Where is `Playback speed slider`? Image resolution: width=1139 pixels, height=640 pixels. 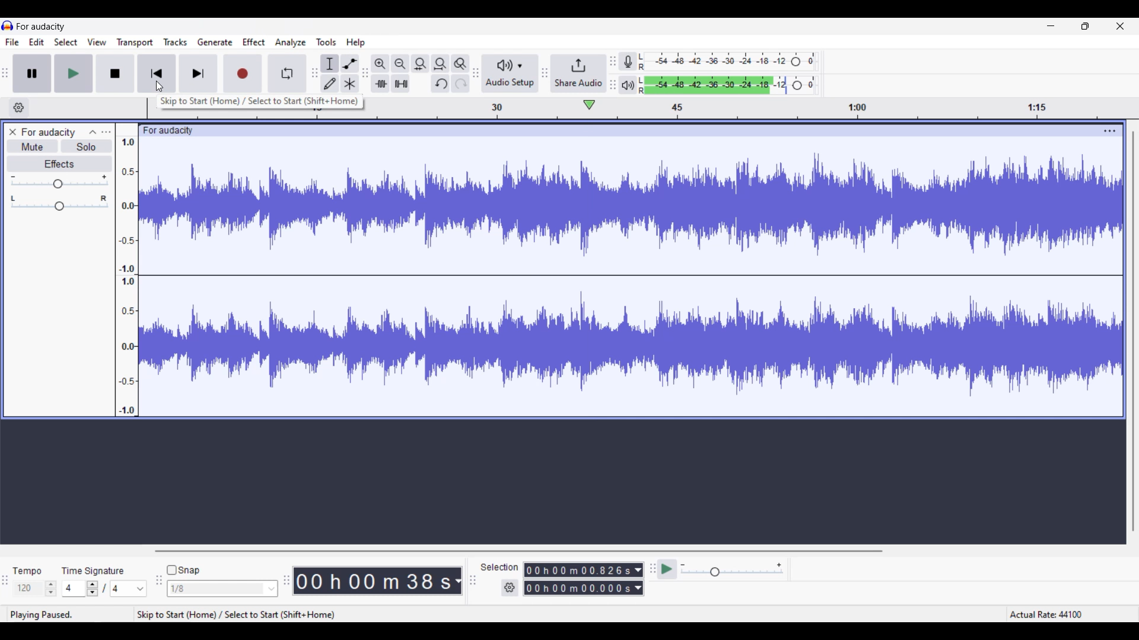
Playback speed slider is located at coordinates (731, 571).